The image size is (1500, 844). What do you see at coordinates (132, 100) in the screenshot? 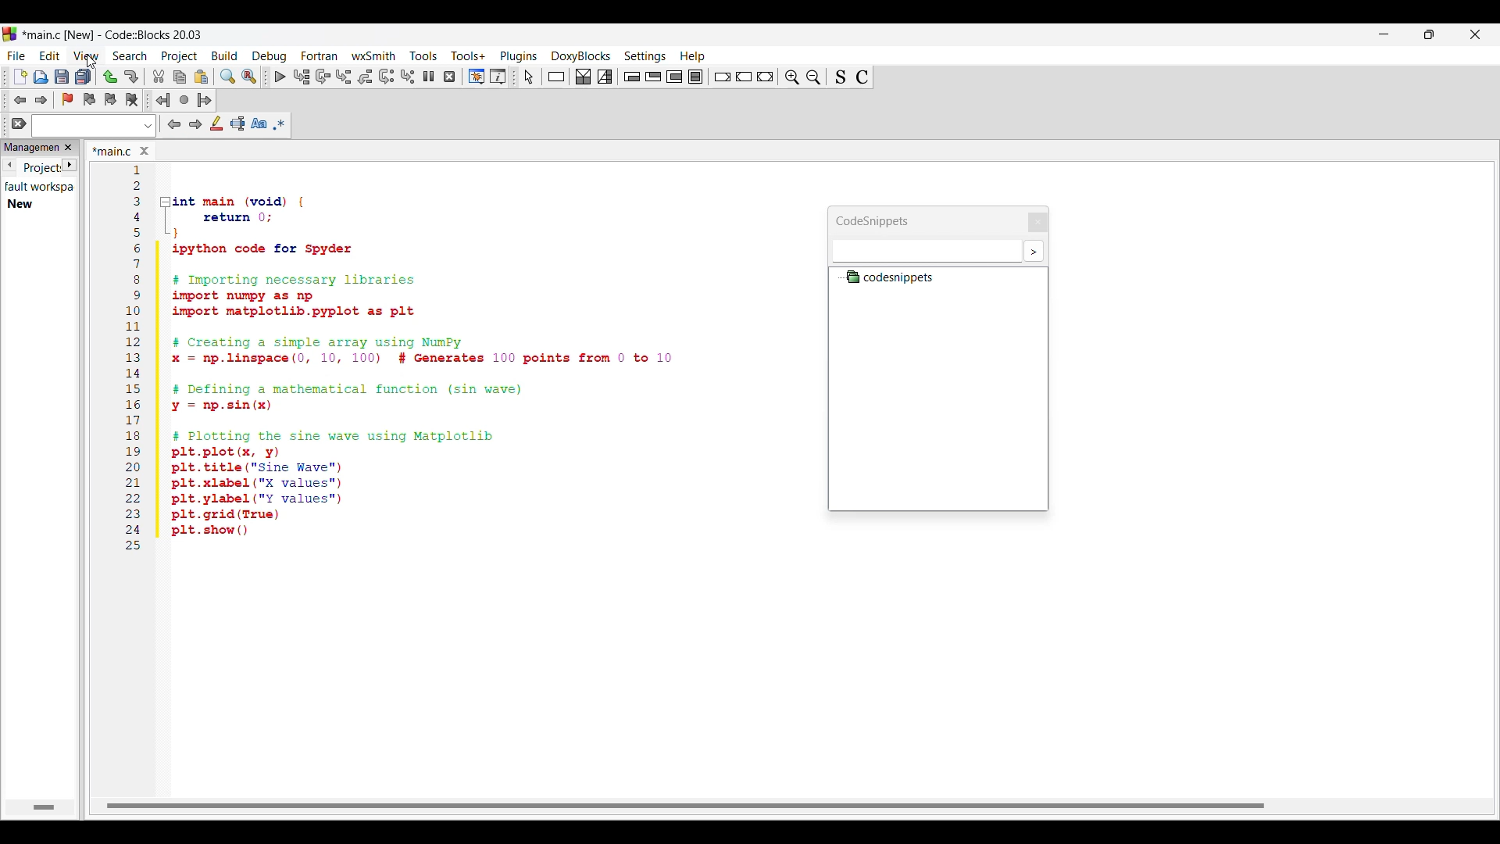
I see `Clear bookmarks` at bounding box center [132, 100].